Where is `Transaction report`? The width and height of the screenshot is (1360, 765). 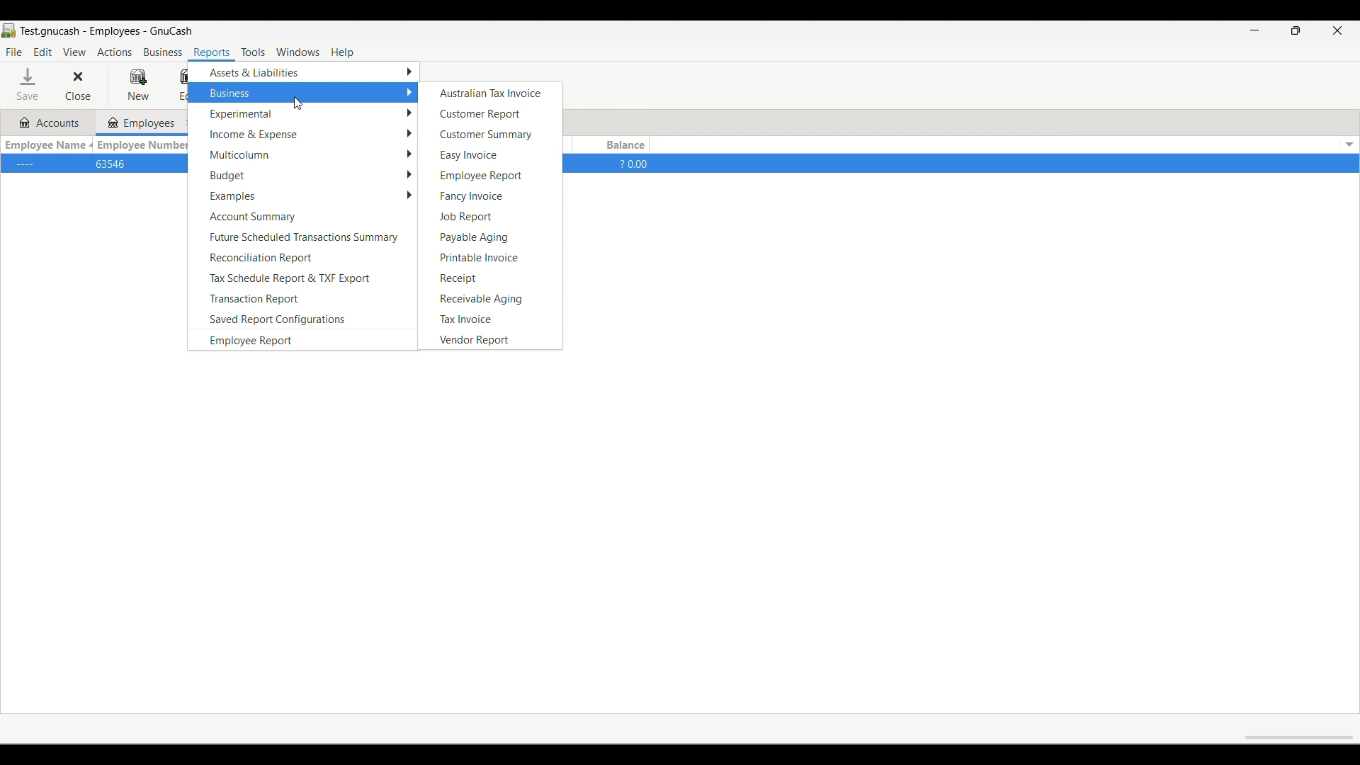
Transaction report is located at coordinates (303, 298).